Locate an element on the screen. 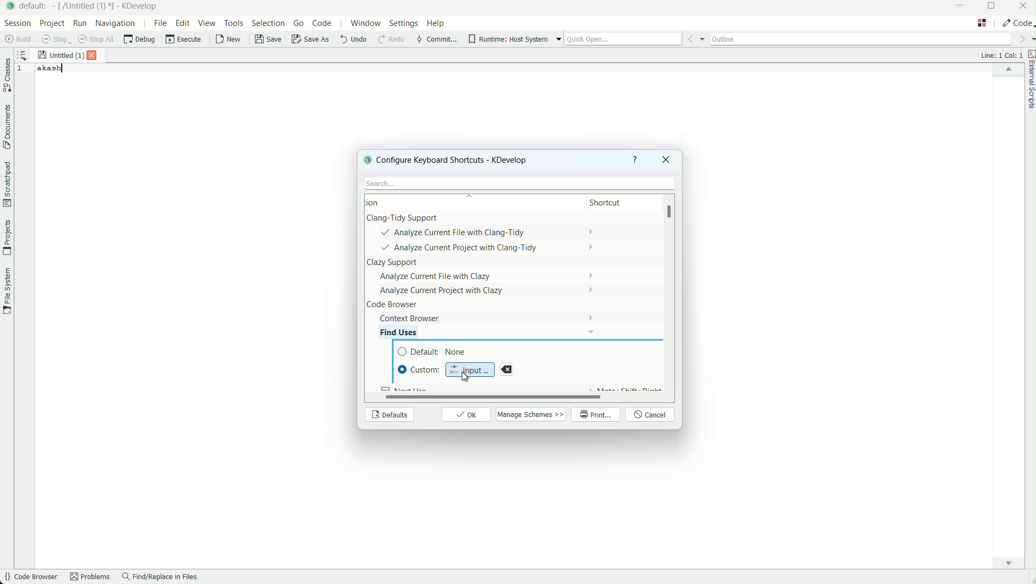 Image resolution: width=1036 pixels, height=584 pixels. line number is located at coordinates (22, 69).